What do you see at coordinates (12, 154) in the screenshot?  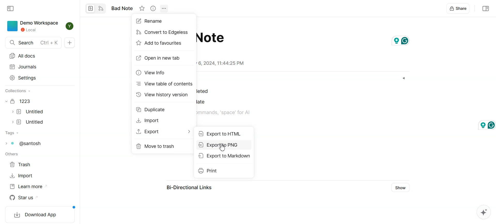 I see `others` at bounding box center [12, 154].